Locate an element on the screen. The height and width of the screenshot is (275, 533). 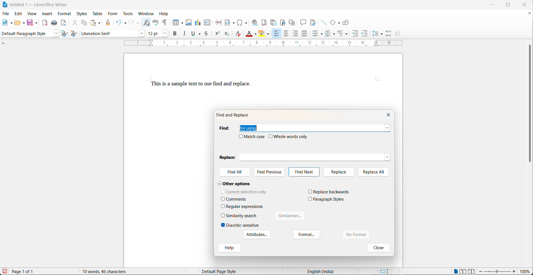
replace dropdown button is located at coordinates (388, 157).